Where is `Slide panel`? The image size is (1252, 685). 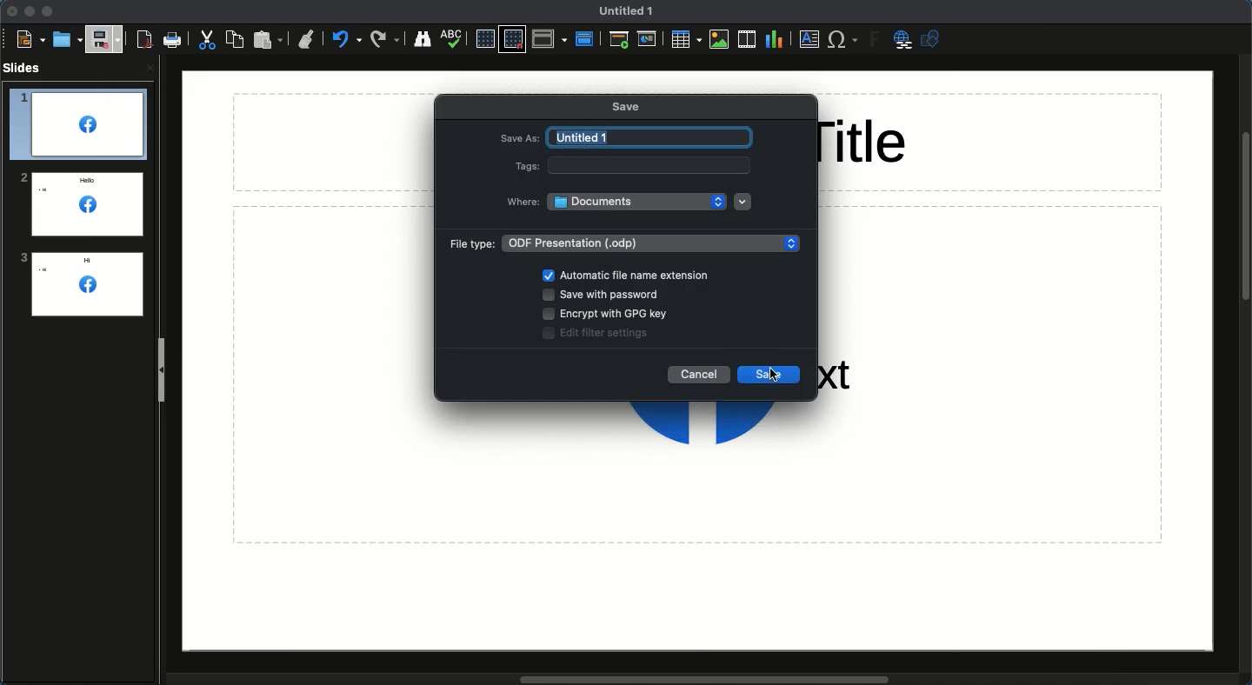 Slide panel is located at coordinates (162, 371).